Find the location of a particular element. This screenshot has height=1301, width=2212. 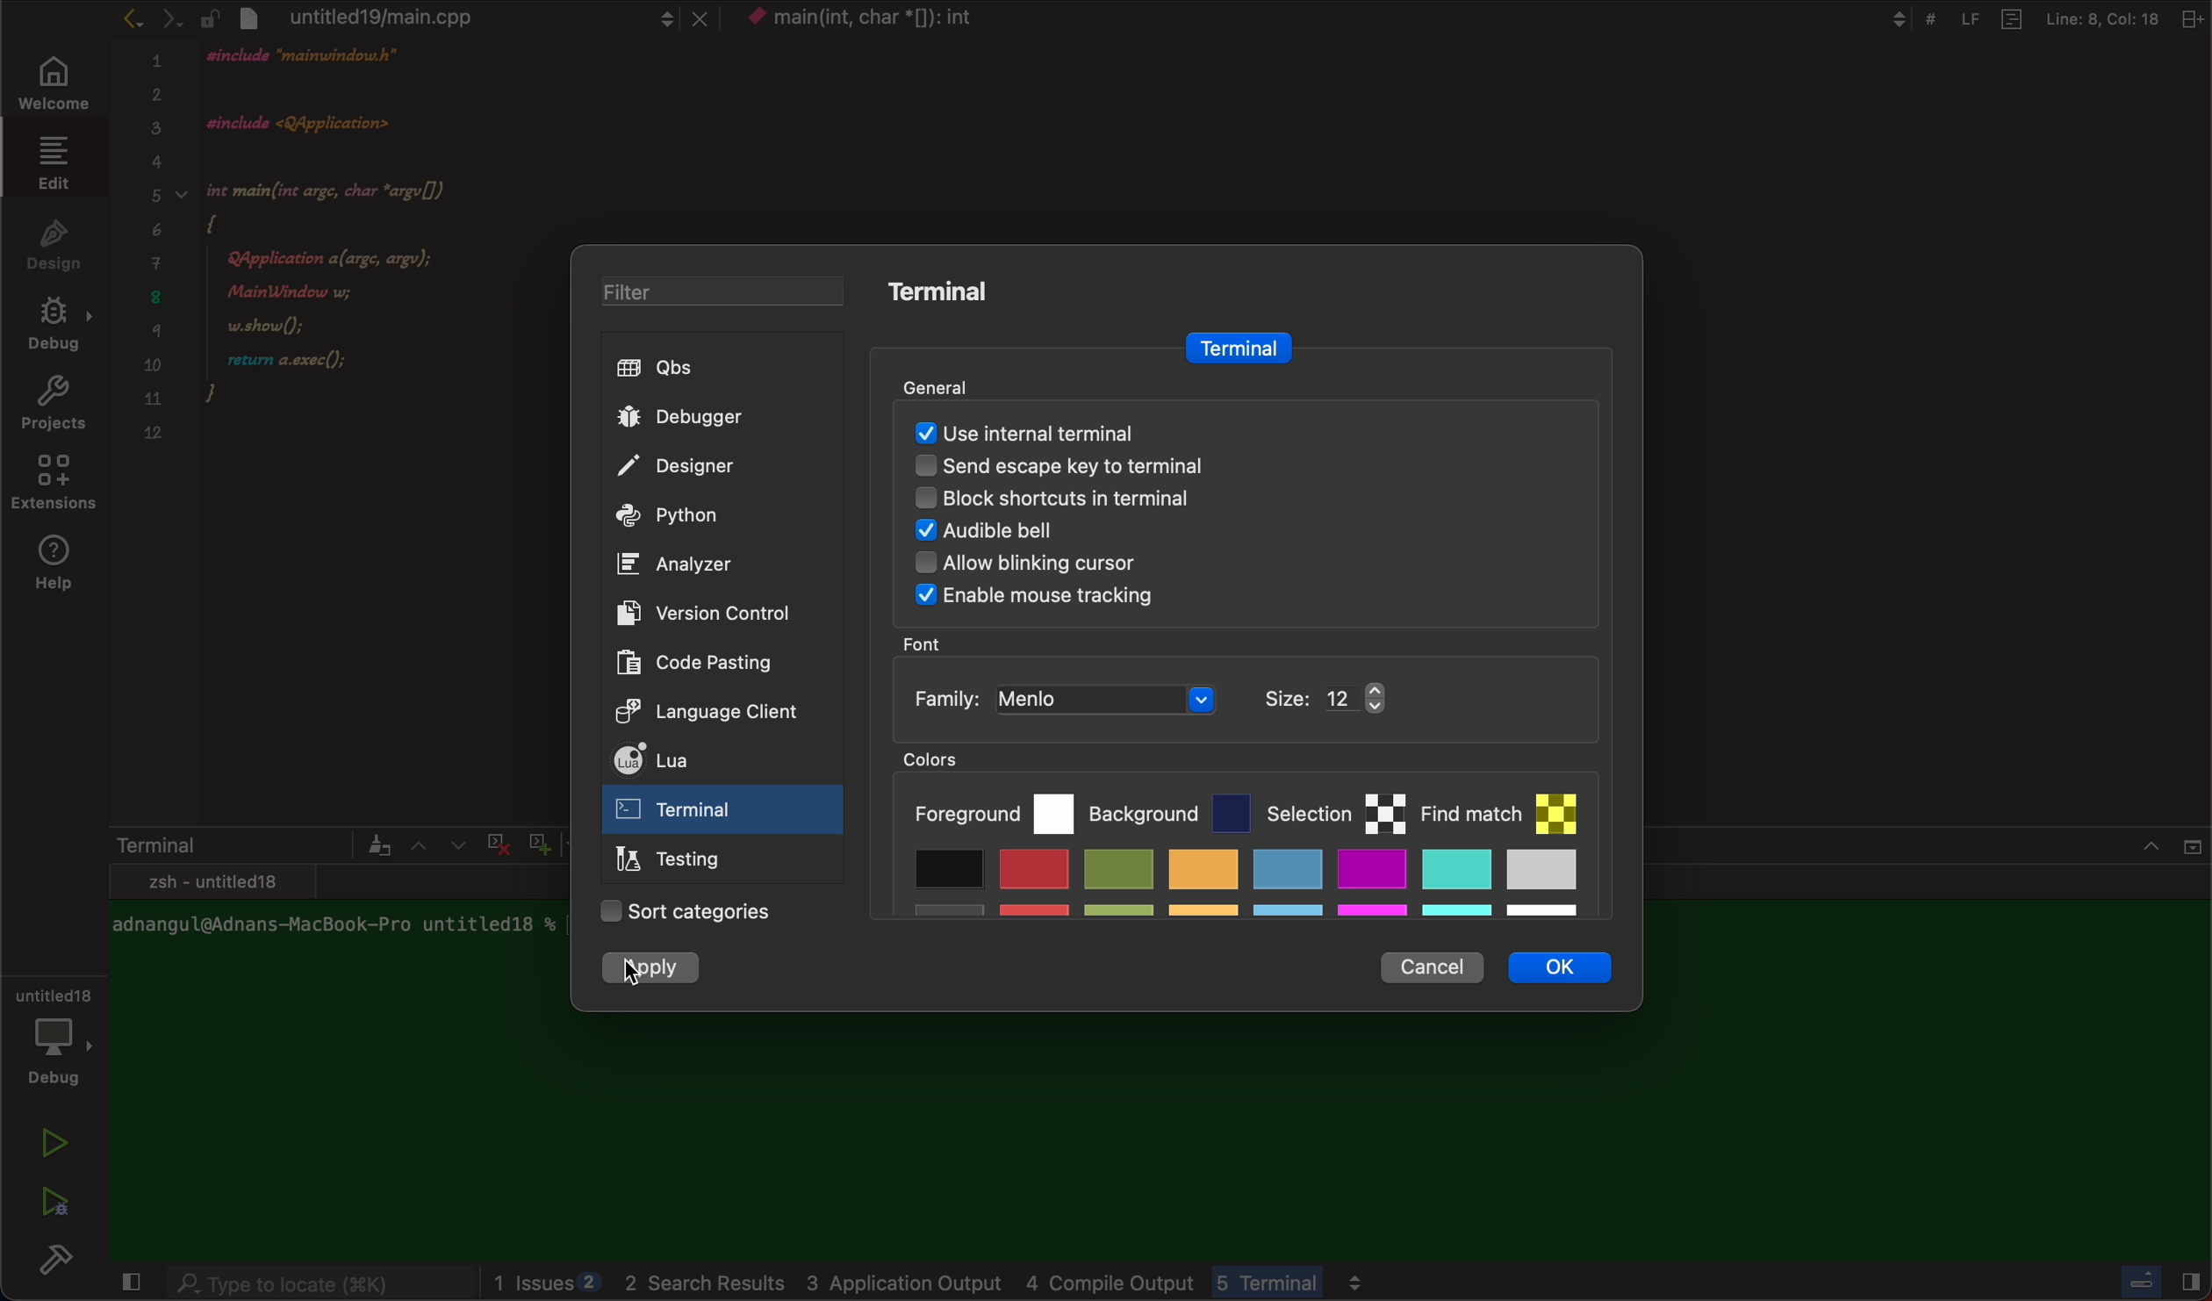

find match is located at coordinates (1509, 805).